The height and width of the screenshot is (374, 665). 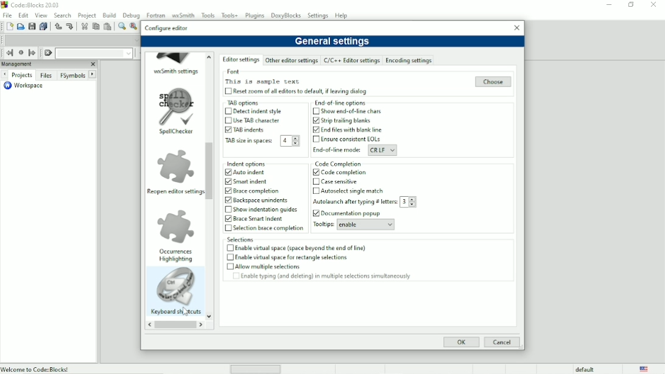 What do you see at coordinates (93, 64) in the screenshot?
I see `Close` at bounding box center [93, 64].